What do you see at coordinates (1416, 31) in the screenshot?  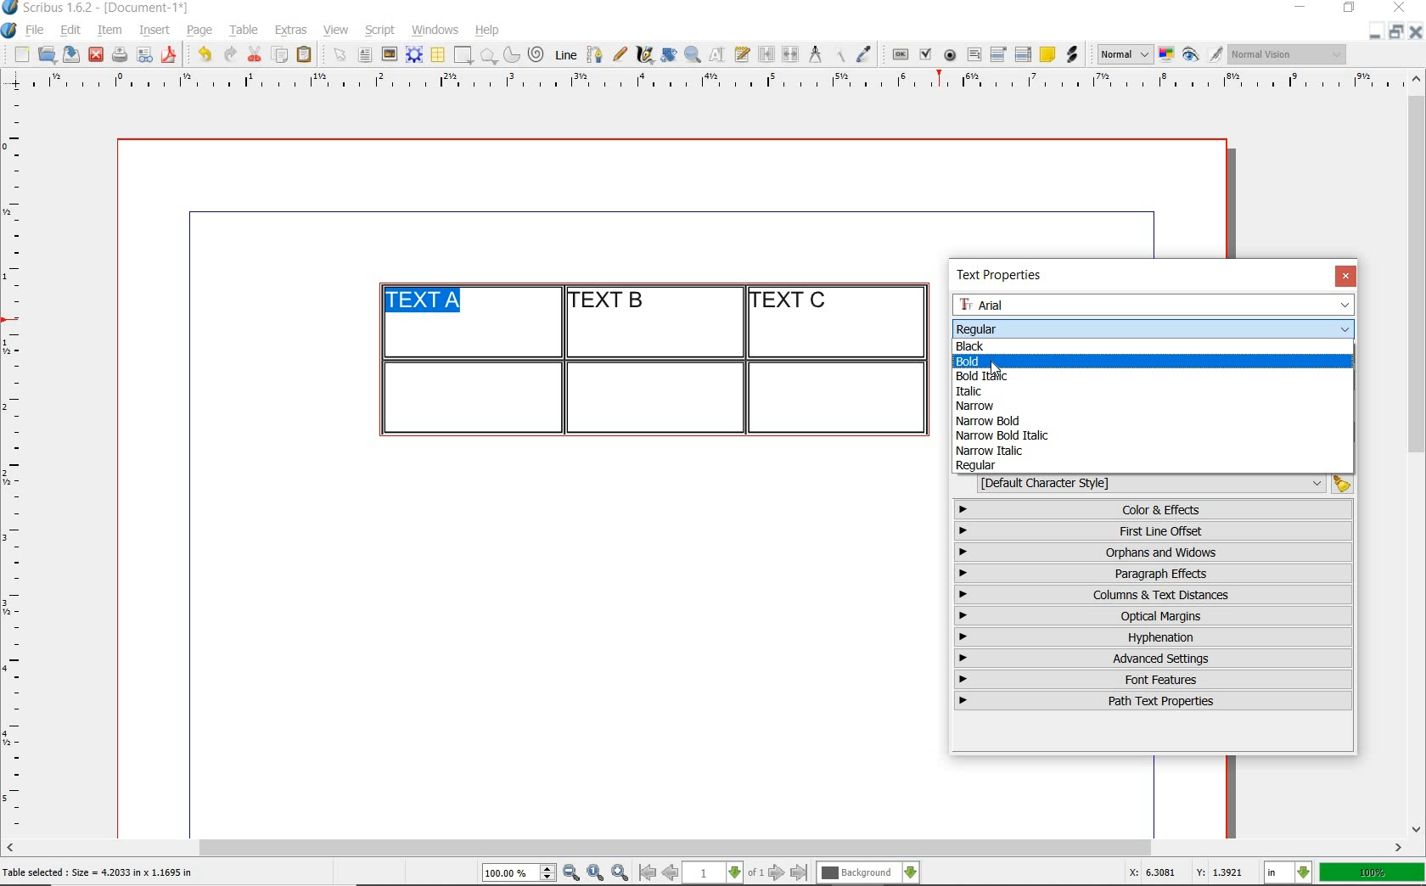 I see `close` at bounding box center [1416, 31].